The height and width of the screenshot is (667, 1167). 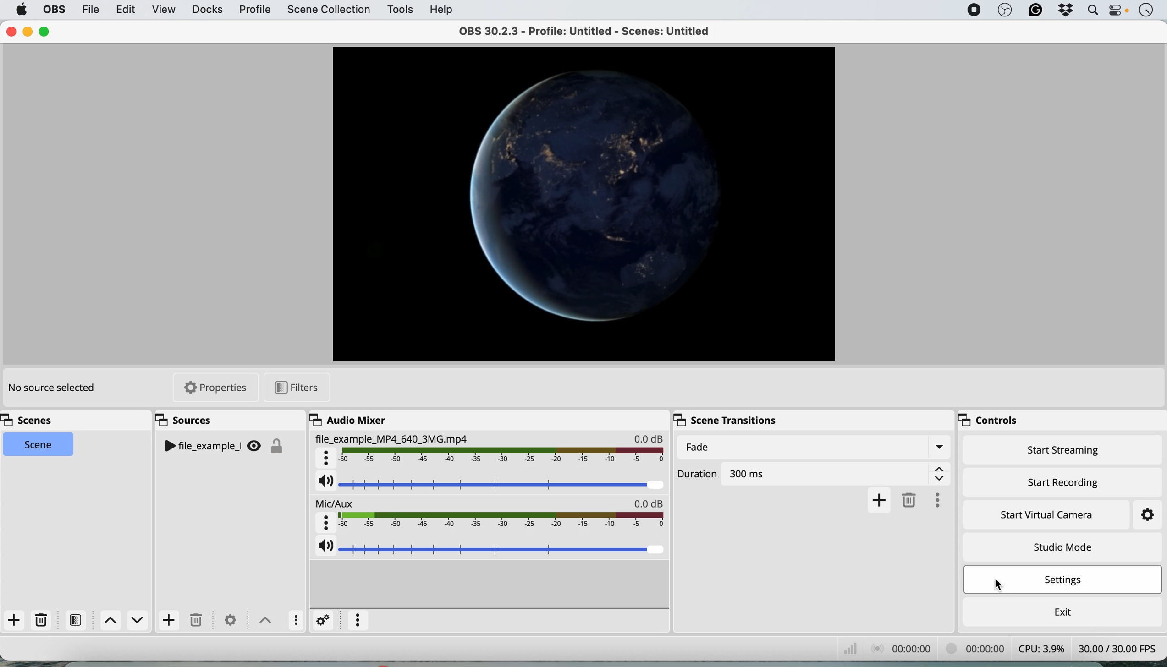 I want to click on add source, so click(x=167, y=622).